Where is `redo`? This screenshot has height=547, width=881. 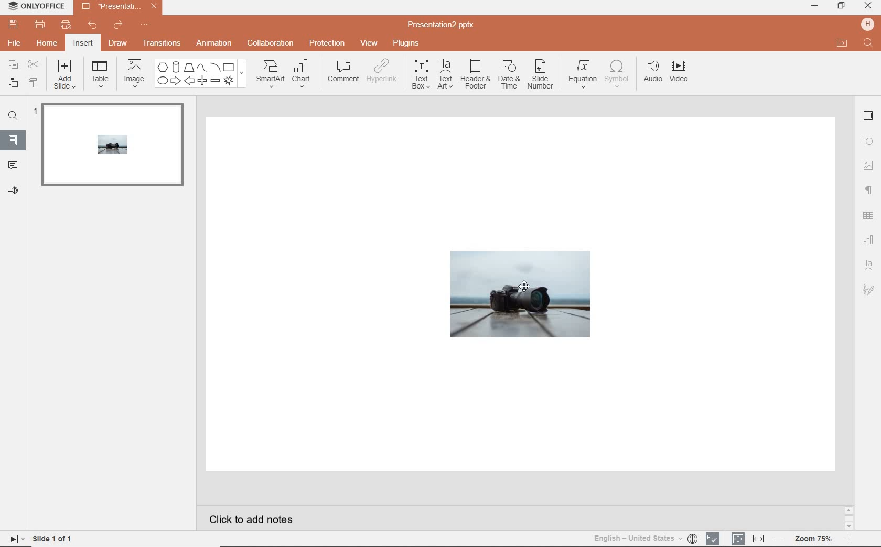 redo is located at coordinates (119, 27).